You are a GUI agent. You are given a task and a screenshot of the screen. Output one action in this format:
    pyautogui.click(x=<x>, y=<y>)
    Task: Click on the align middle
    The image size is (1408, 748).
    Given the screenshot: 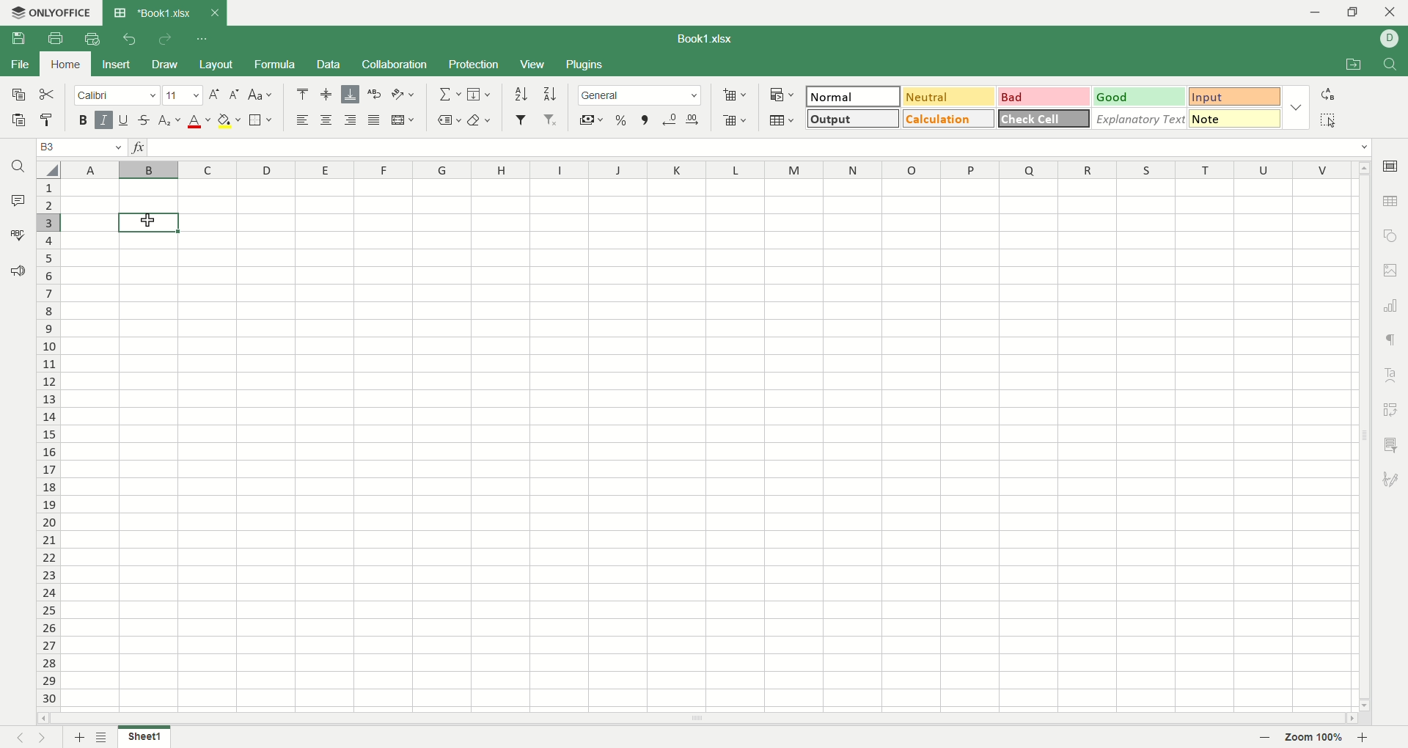 What is the action you would take?
    pyautogui.click(x=329, y=95)
    